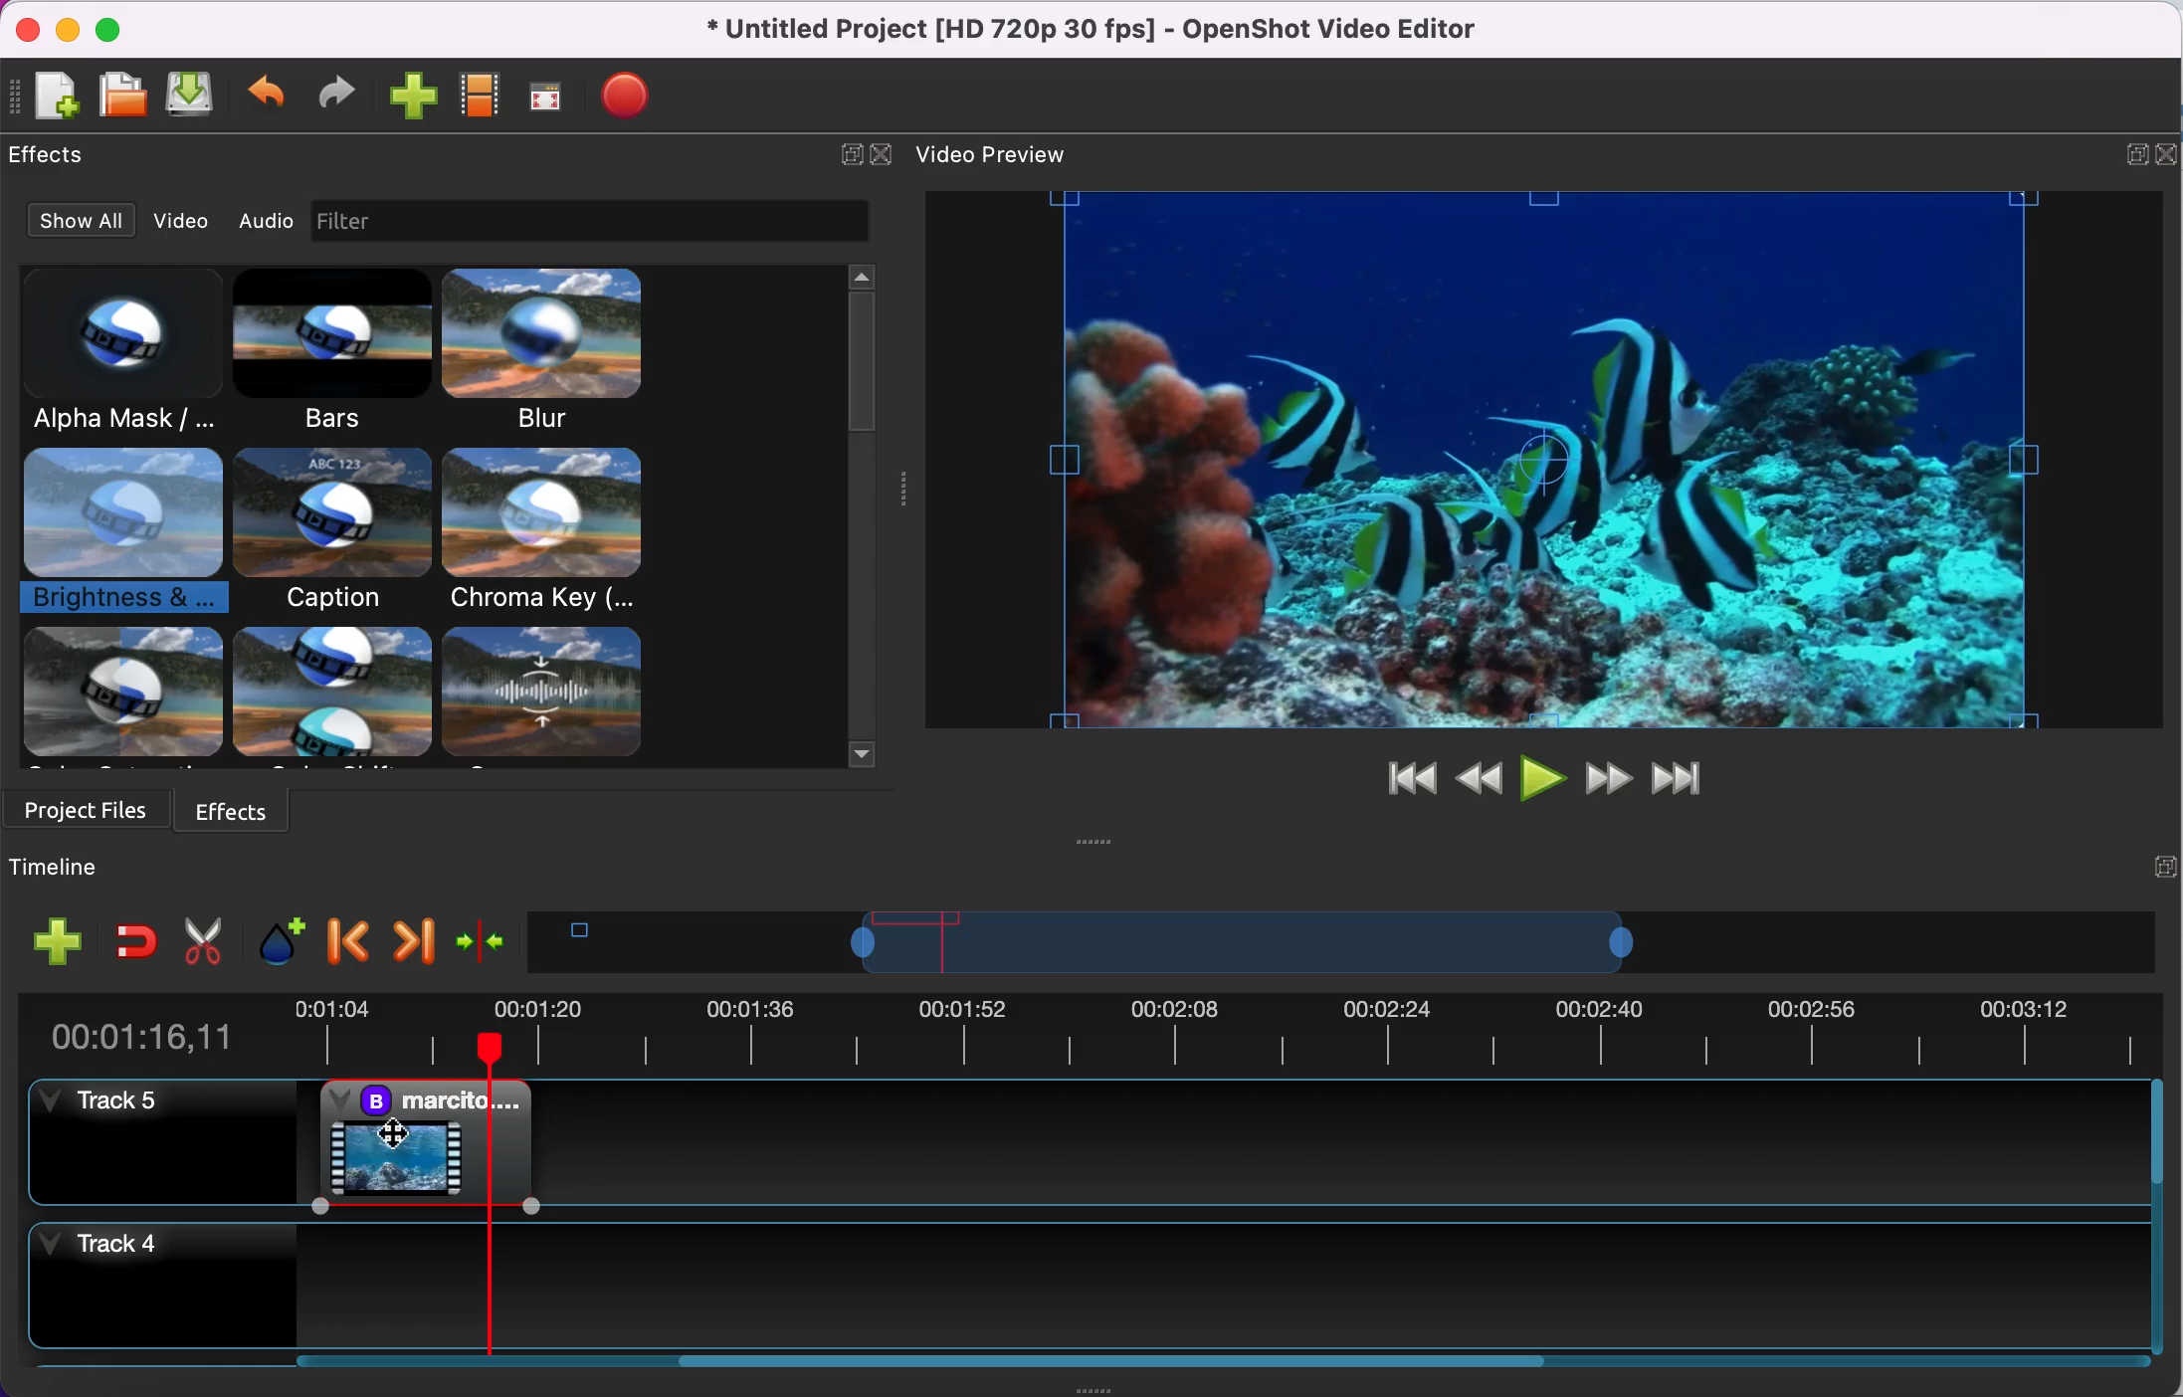  Describe the element at coordinates (346, 938) in the screenshot. I see `previous marker` at that location.